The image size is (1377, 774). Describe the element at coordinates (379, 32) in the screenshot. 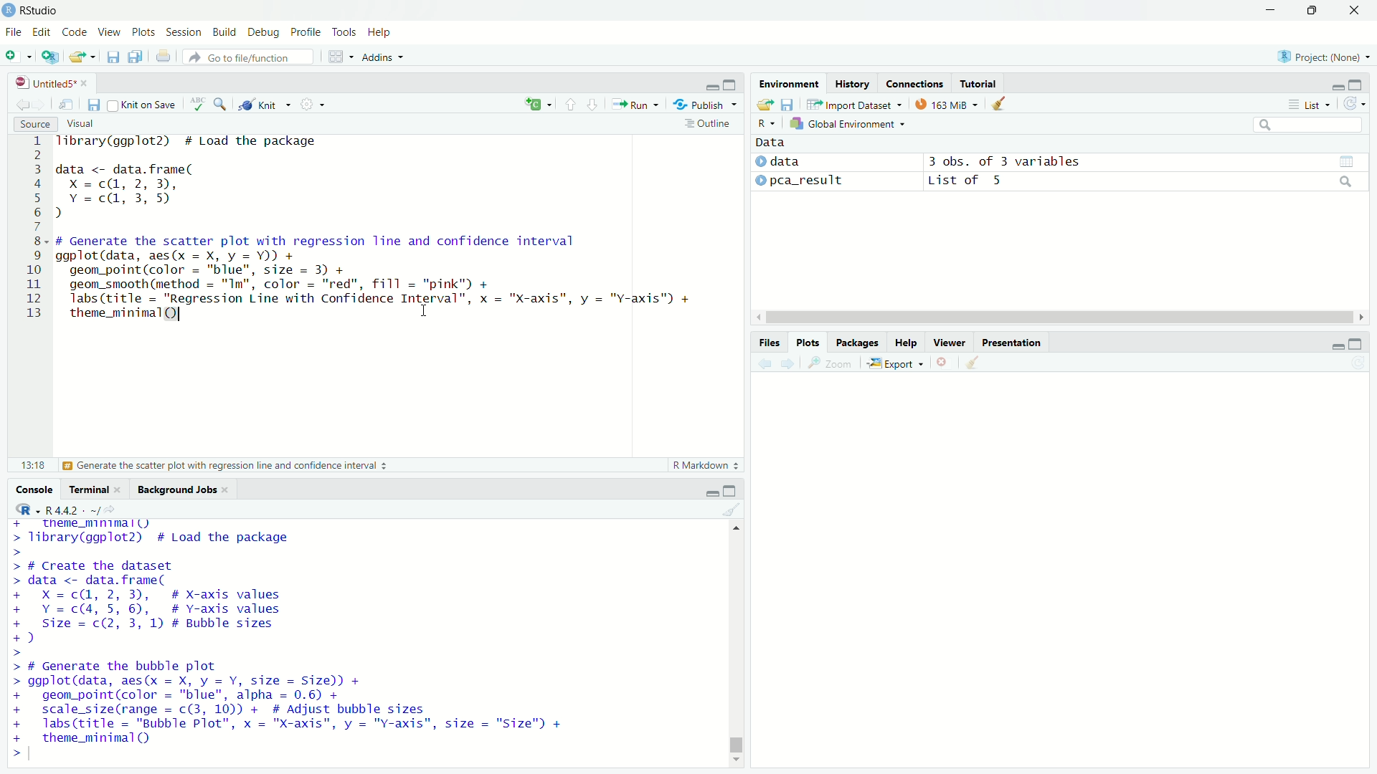

I see `Help` at that location.